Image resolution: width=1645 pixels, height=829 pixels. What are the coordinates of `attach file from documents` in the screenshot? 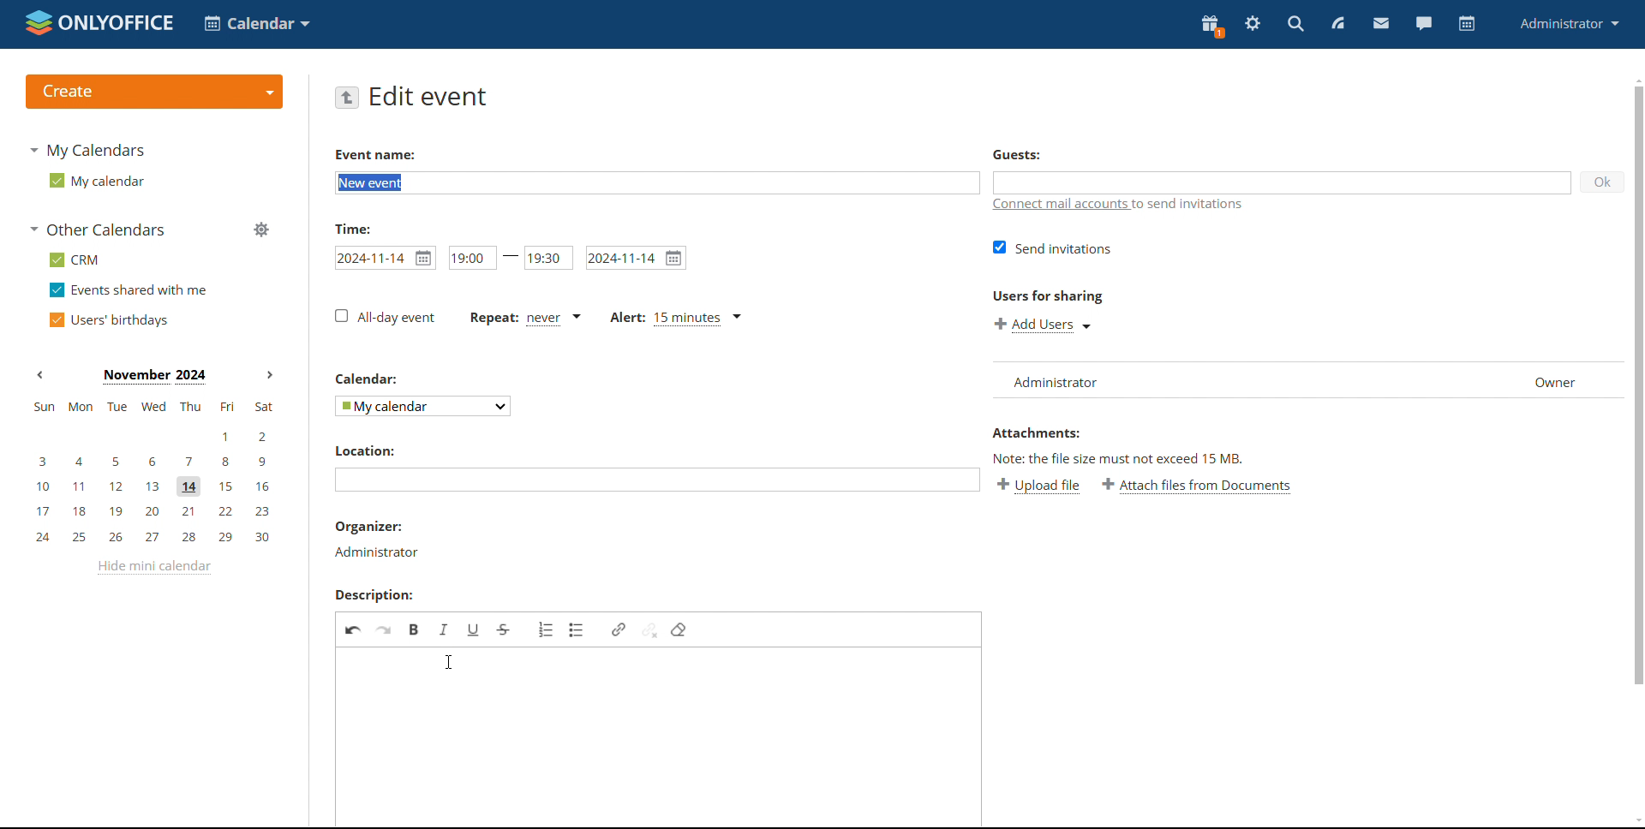 It's located at (1195, 486).